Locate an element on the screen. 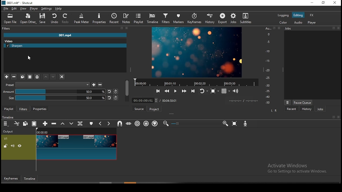 The width and height of the screenshot is (342, 192). skip to next point is located at coordinates (193, 89).